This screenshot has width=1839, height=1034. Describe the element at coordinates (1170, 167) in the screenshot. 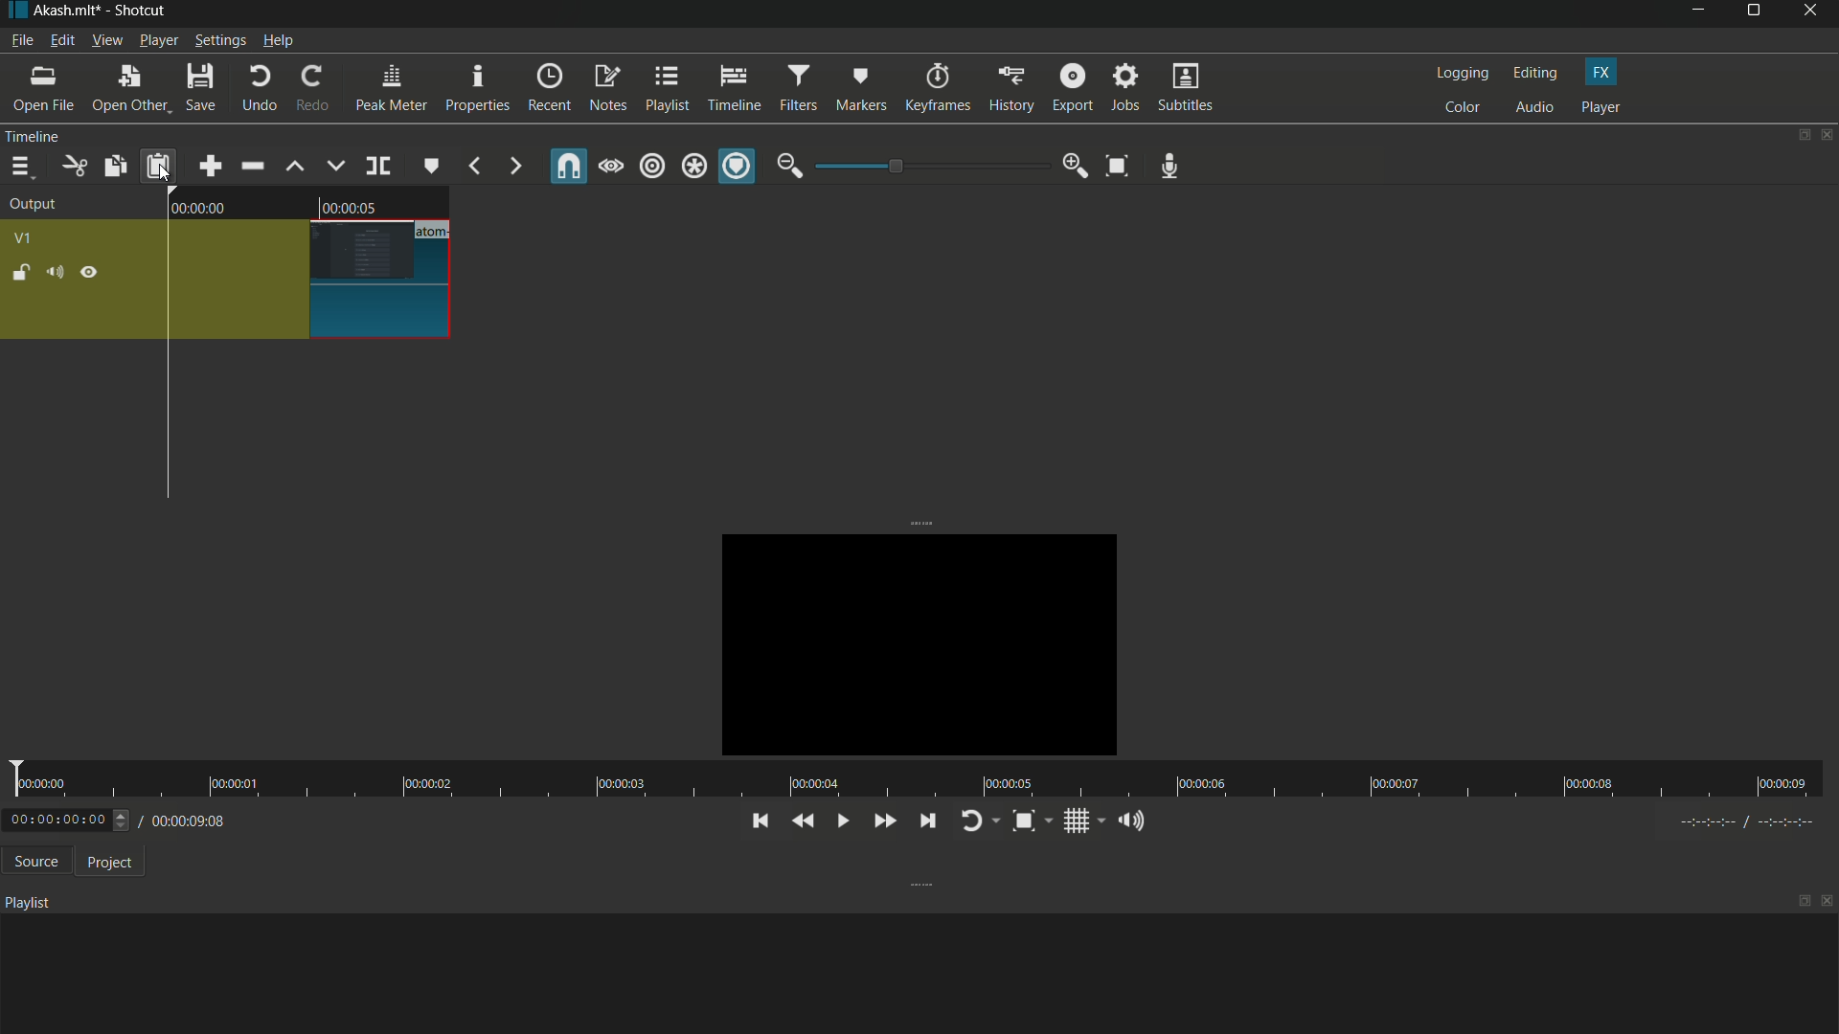

I see `record audio` at that location.